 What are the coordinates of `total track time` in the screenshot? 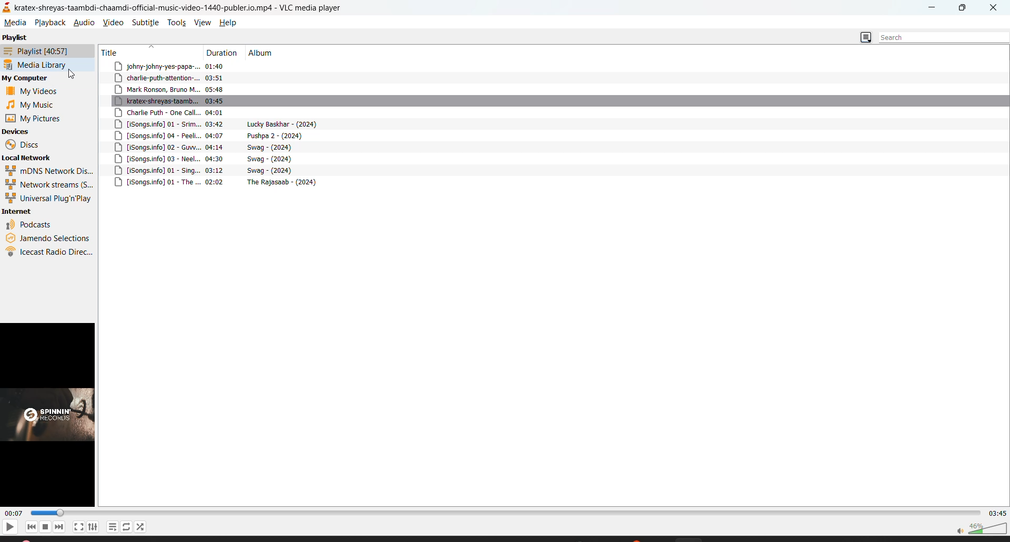 It's located at (998, 513).